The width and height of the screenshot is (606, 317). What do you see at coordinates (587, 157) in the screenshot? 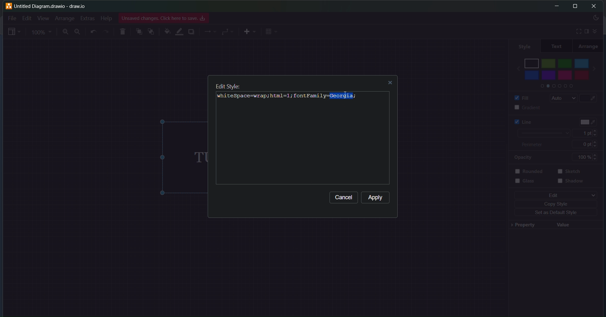
I see `100%` at bounding box center [587, 157].